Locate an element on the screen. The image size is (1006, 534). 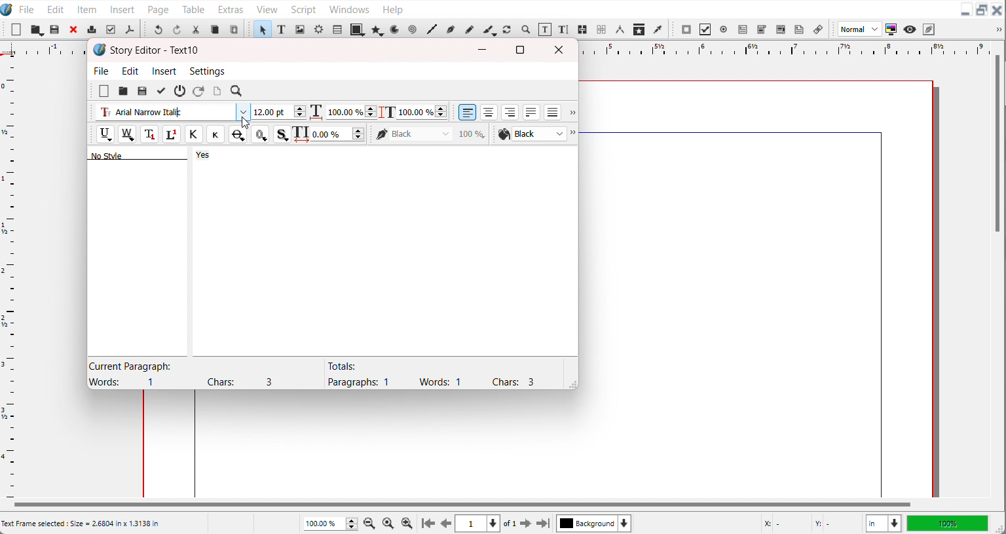
Save is located at coordinates (37, 29).